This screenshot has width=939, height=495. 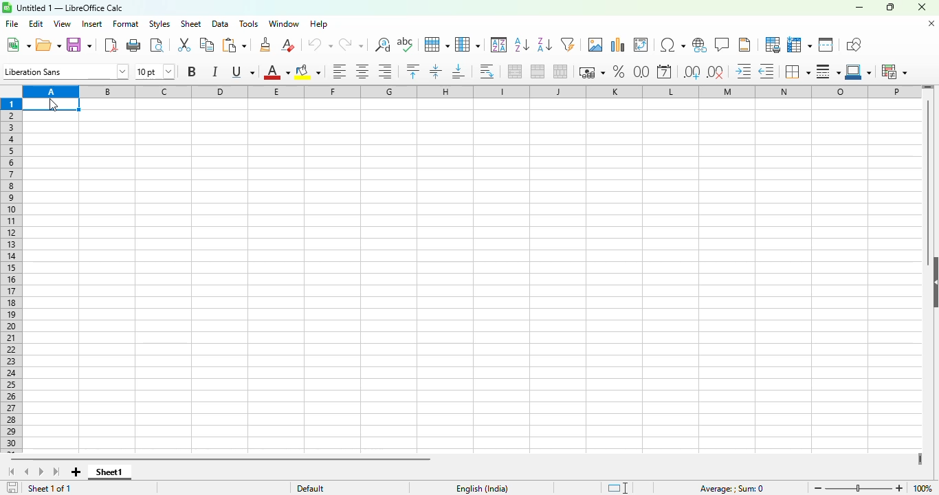 I want to click on merge cells, so click(x=538, y=71).